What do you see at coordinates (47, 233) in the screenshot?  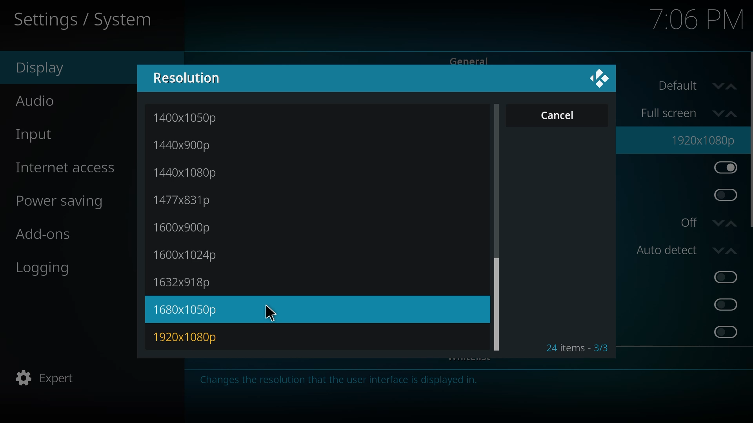 I see `add-ons` at bounding box center [47, 233].